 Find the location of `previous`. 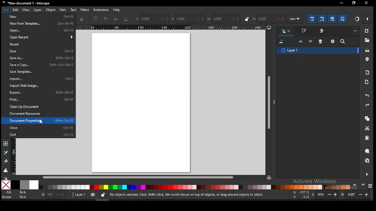

previous is located at coordinates (356, 185).